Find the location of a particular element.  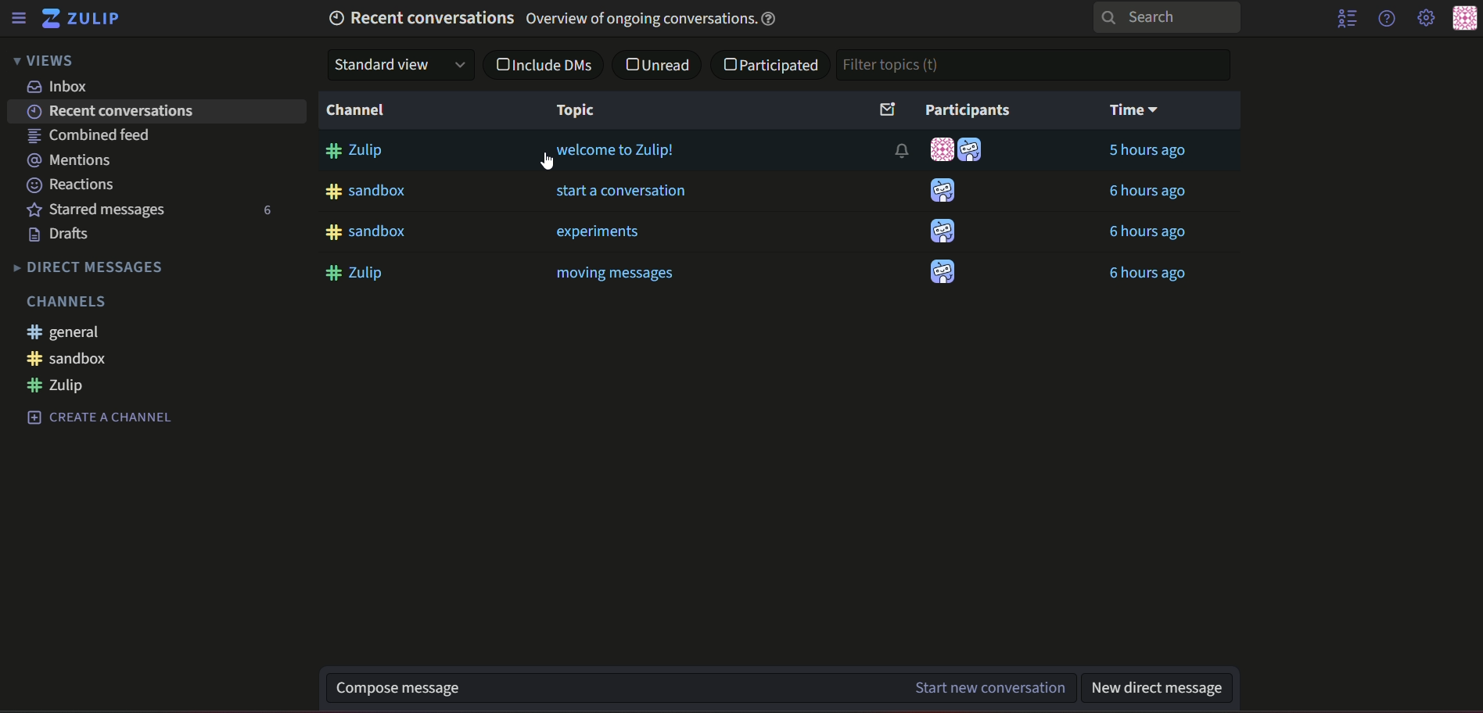

views is located at coordinates (47, 61).